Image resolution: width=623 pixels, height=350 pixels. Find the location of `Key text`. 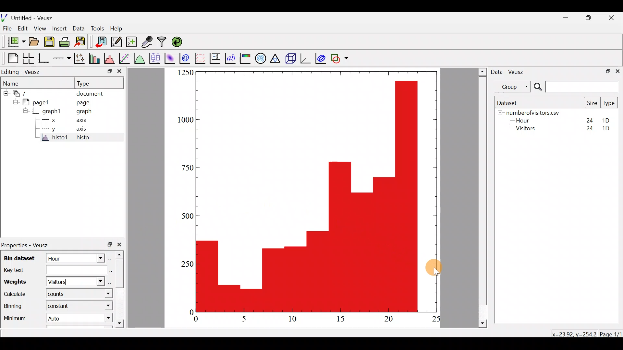

Key text is located at coordinates (53, 271).